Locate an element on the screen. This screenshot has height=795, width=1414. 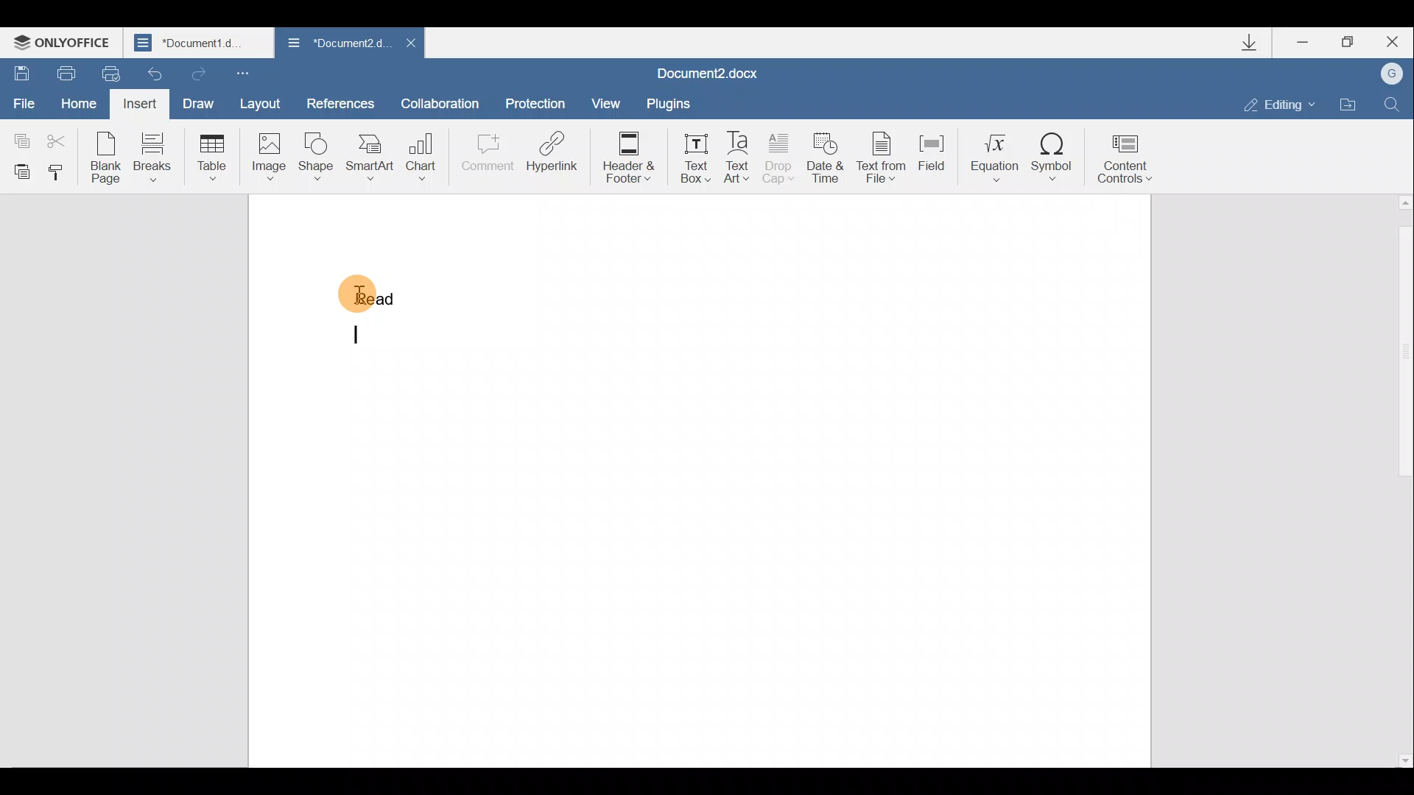
Insert is located at coordinates (138, 103).